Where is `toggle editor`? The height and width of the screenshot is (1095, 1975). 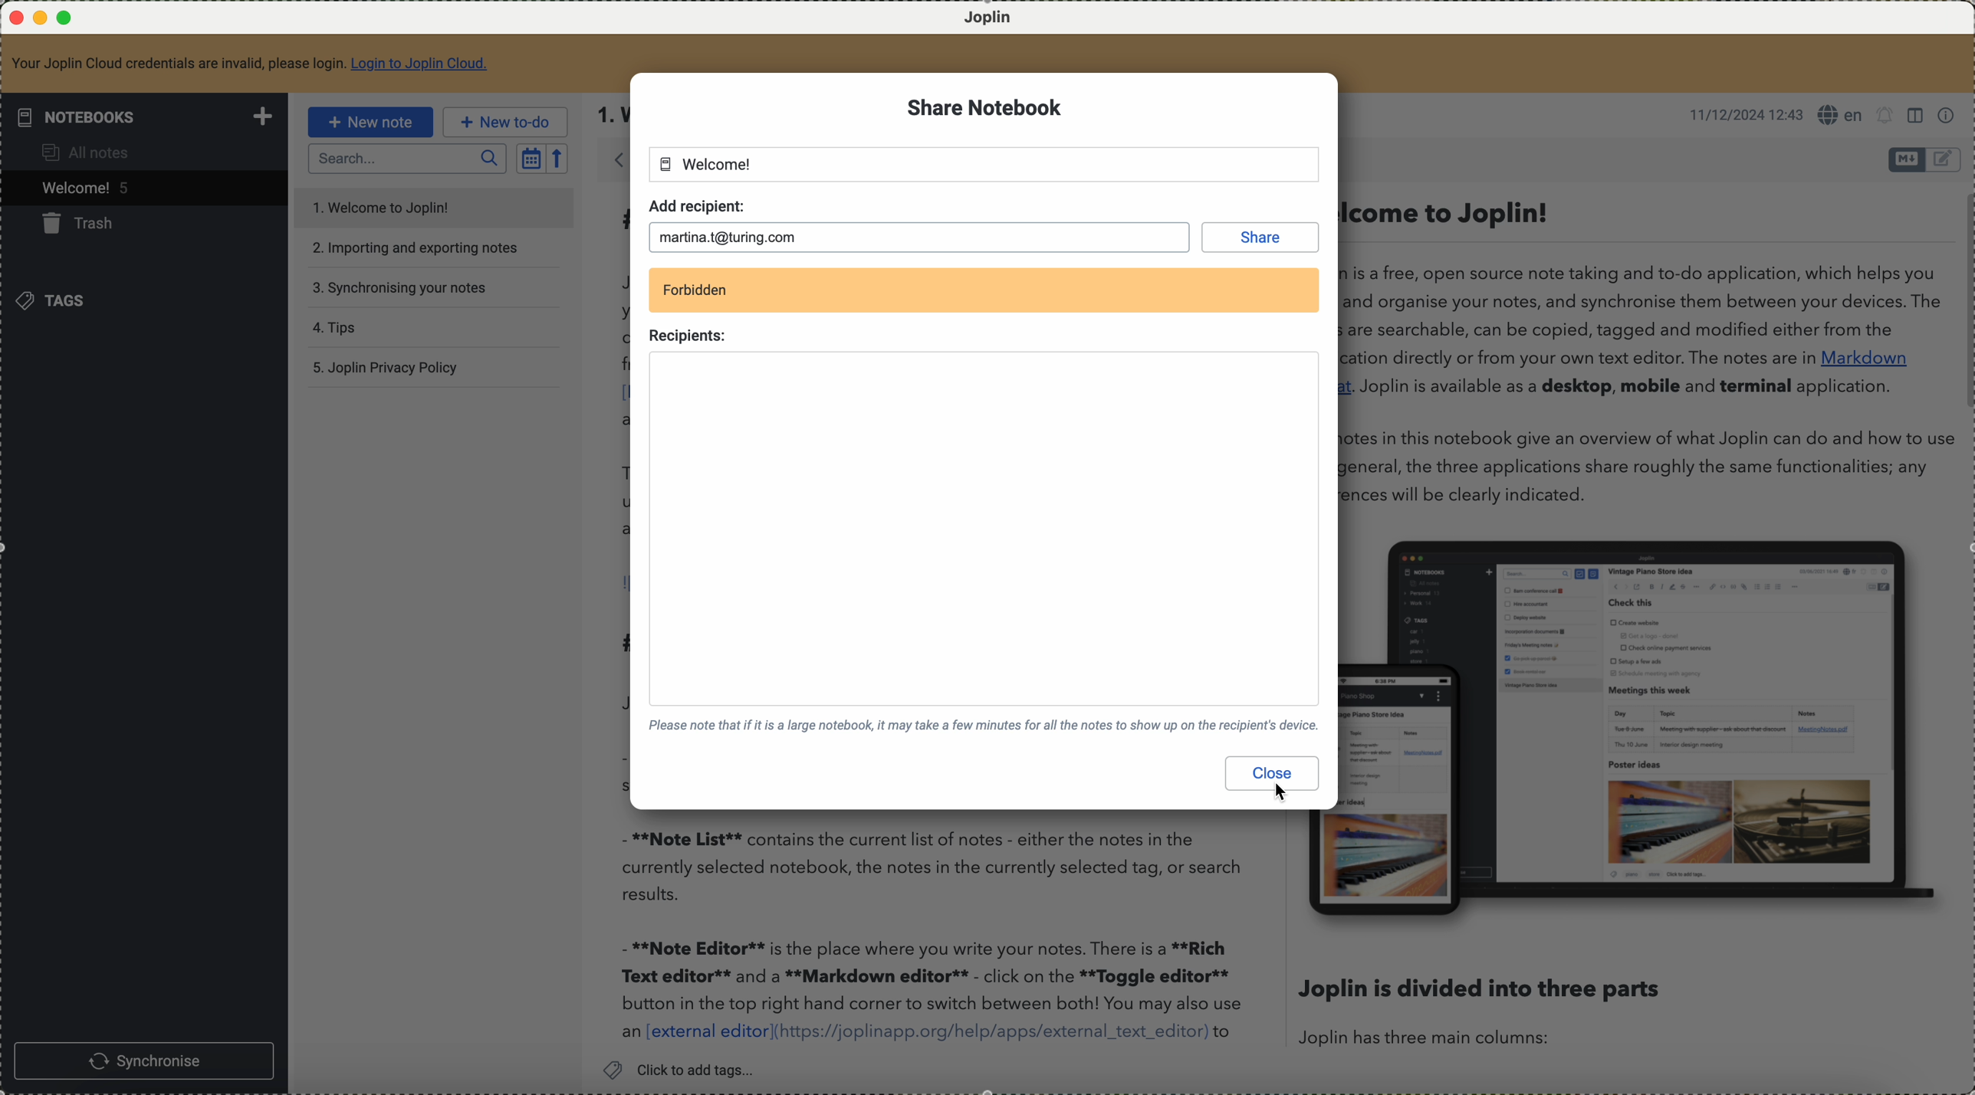 toggle editor is located at coordinates (1906, 159).